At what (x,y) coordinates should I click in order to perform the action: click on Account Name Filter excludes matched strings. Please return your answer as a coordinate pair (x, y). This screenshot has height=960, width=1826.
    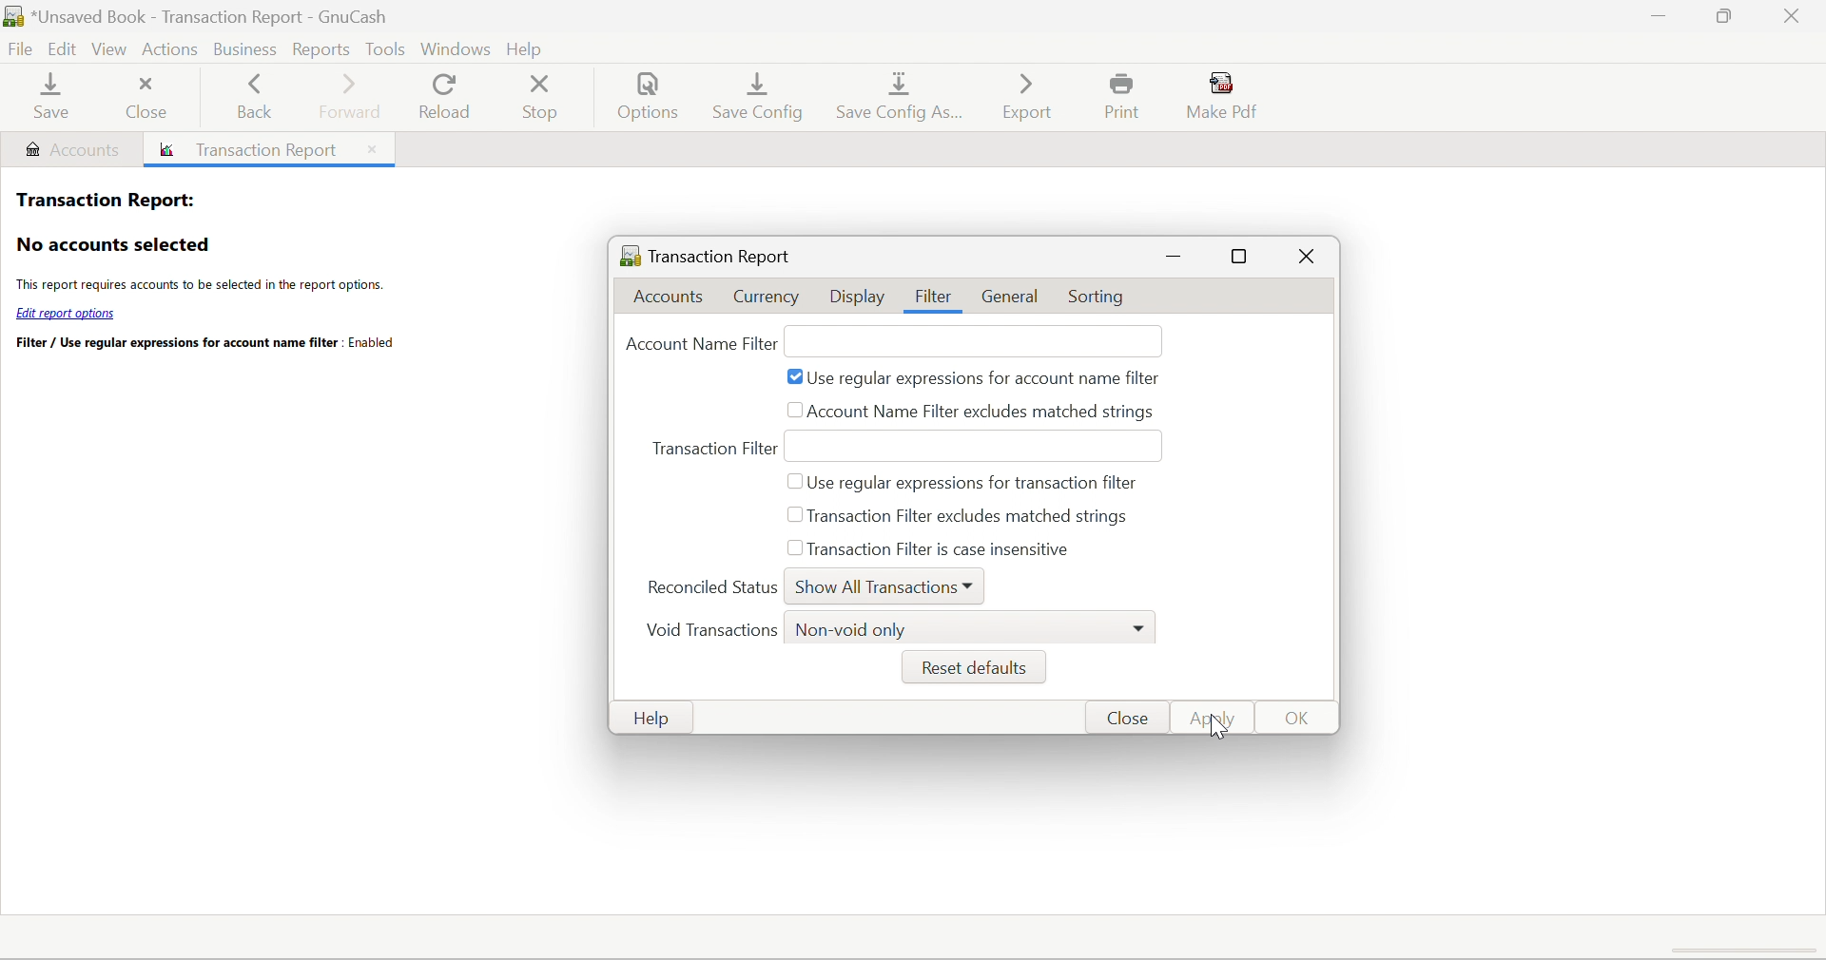
    Looking at the image, I should click on (982, 413).